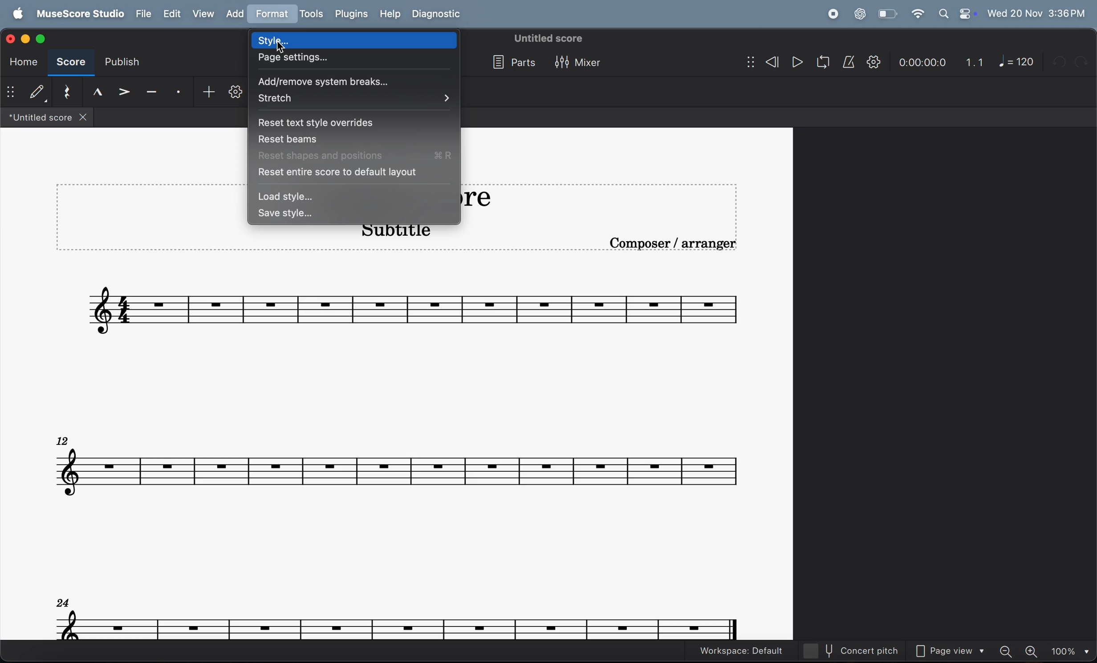 This screenshot has height=663, width=1097. Describe the element at coordinates (1017, 61) in the screenshot. I see `note 120` at that location.